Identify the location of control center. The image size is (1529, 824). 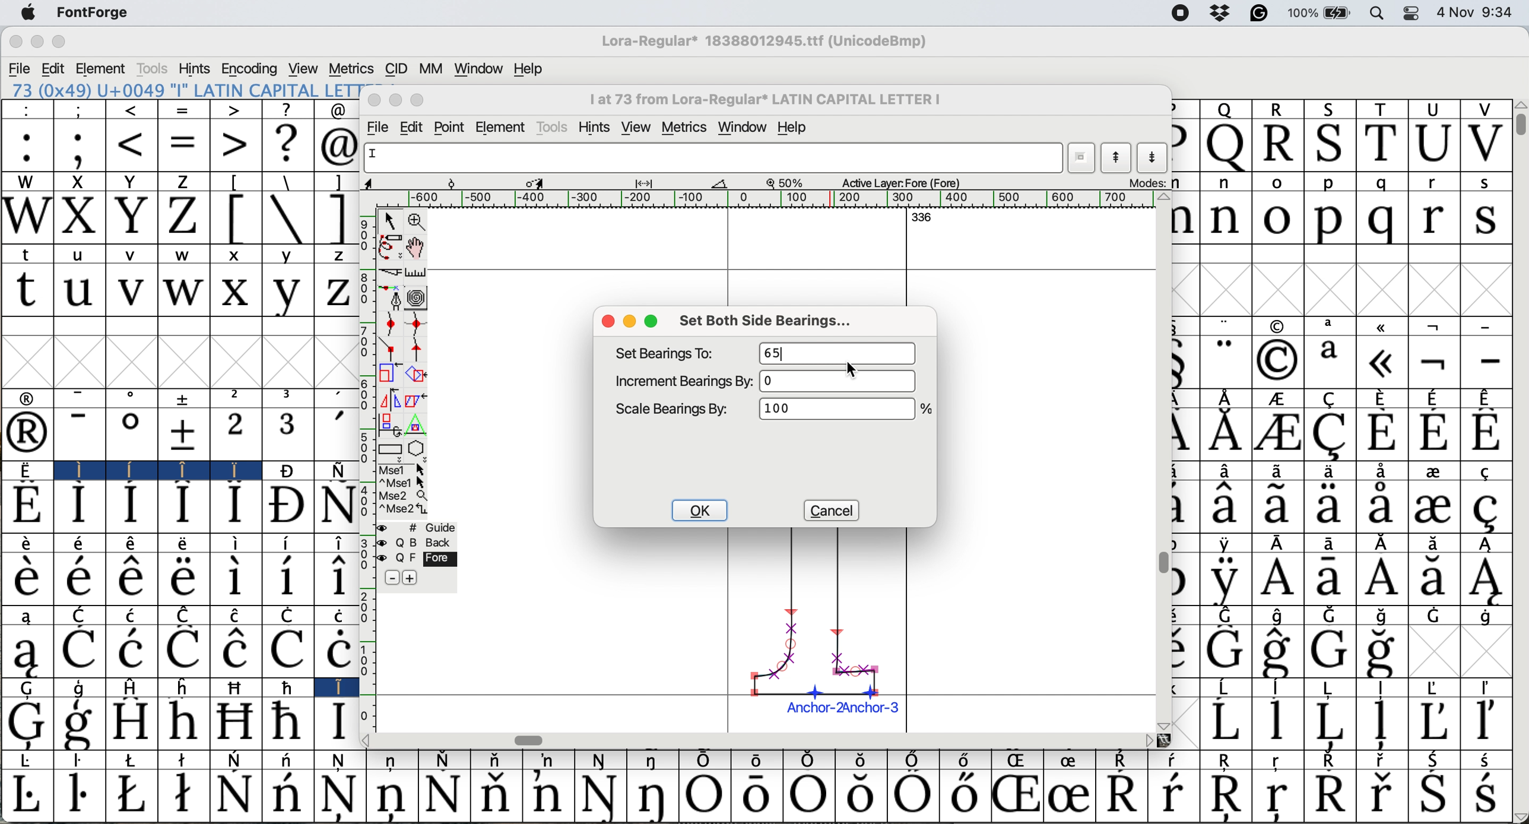
(1413, 14).